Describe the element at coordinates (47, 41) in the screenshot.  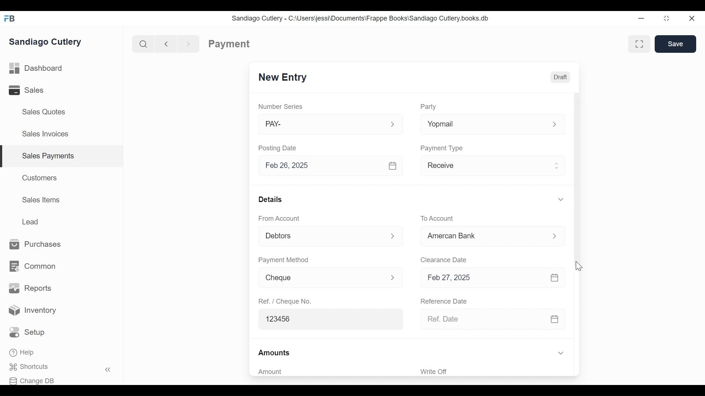
I see `Sandiago Cutlery` at that location.